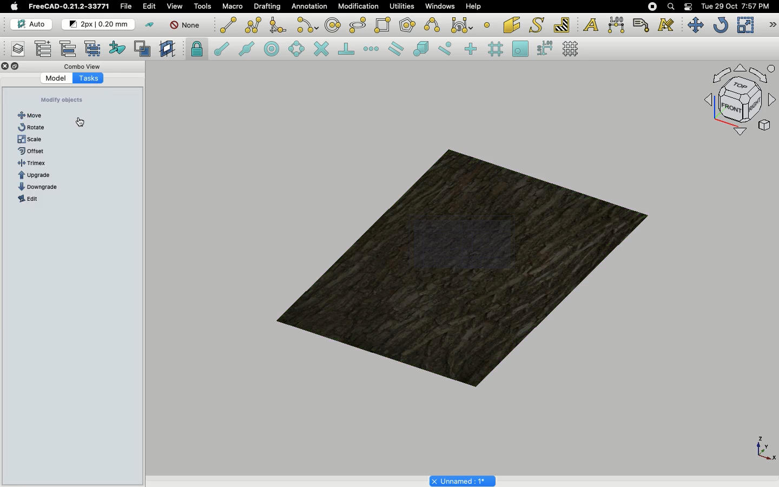 The width and height of the screenshot is (779, 487). I want to click on Fillet, so click(277, 27).